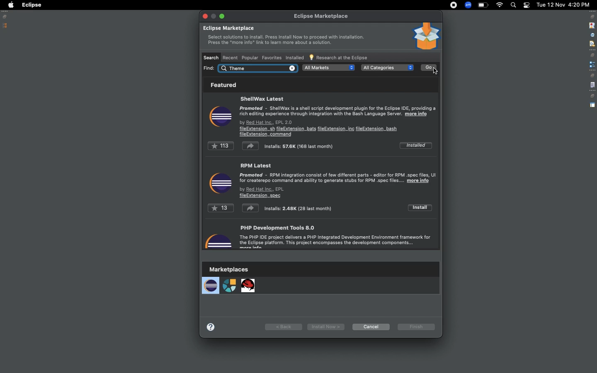  What do you see at coordinates (426, 36) in the screenshot?
I see `Icon` at bounding box center [426, 36].